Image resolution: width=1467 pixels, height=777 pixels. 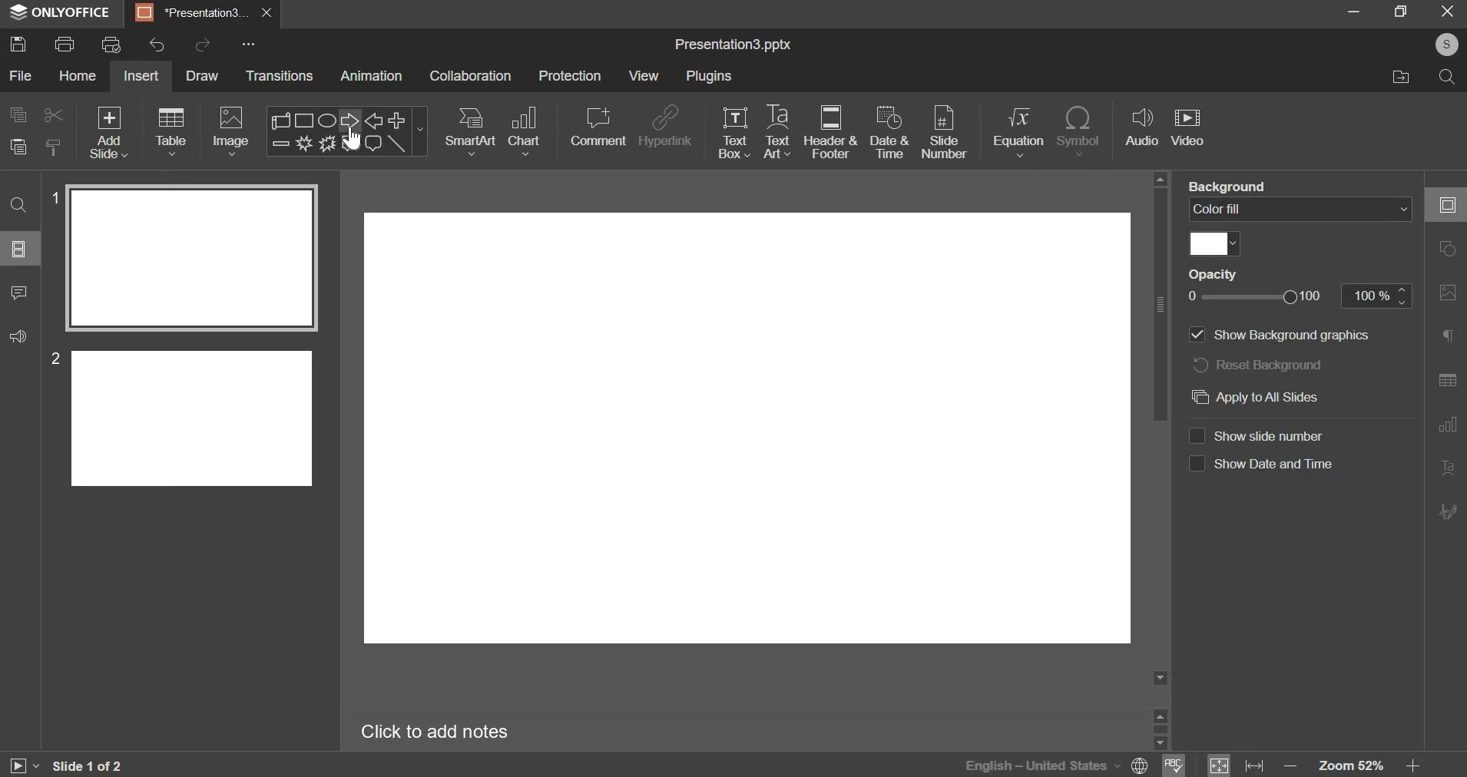 What do you see at coordinates (109, 132) in the screenshot?
I see `add slide` at bounding box center [109, 132].